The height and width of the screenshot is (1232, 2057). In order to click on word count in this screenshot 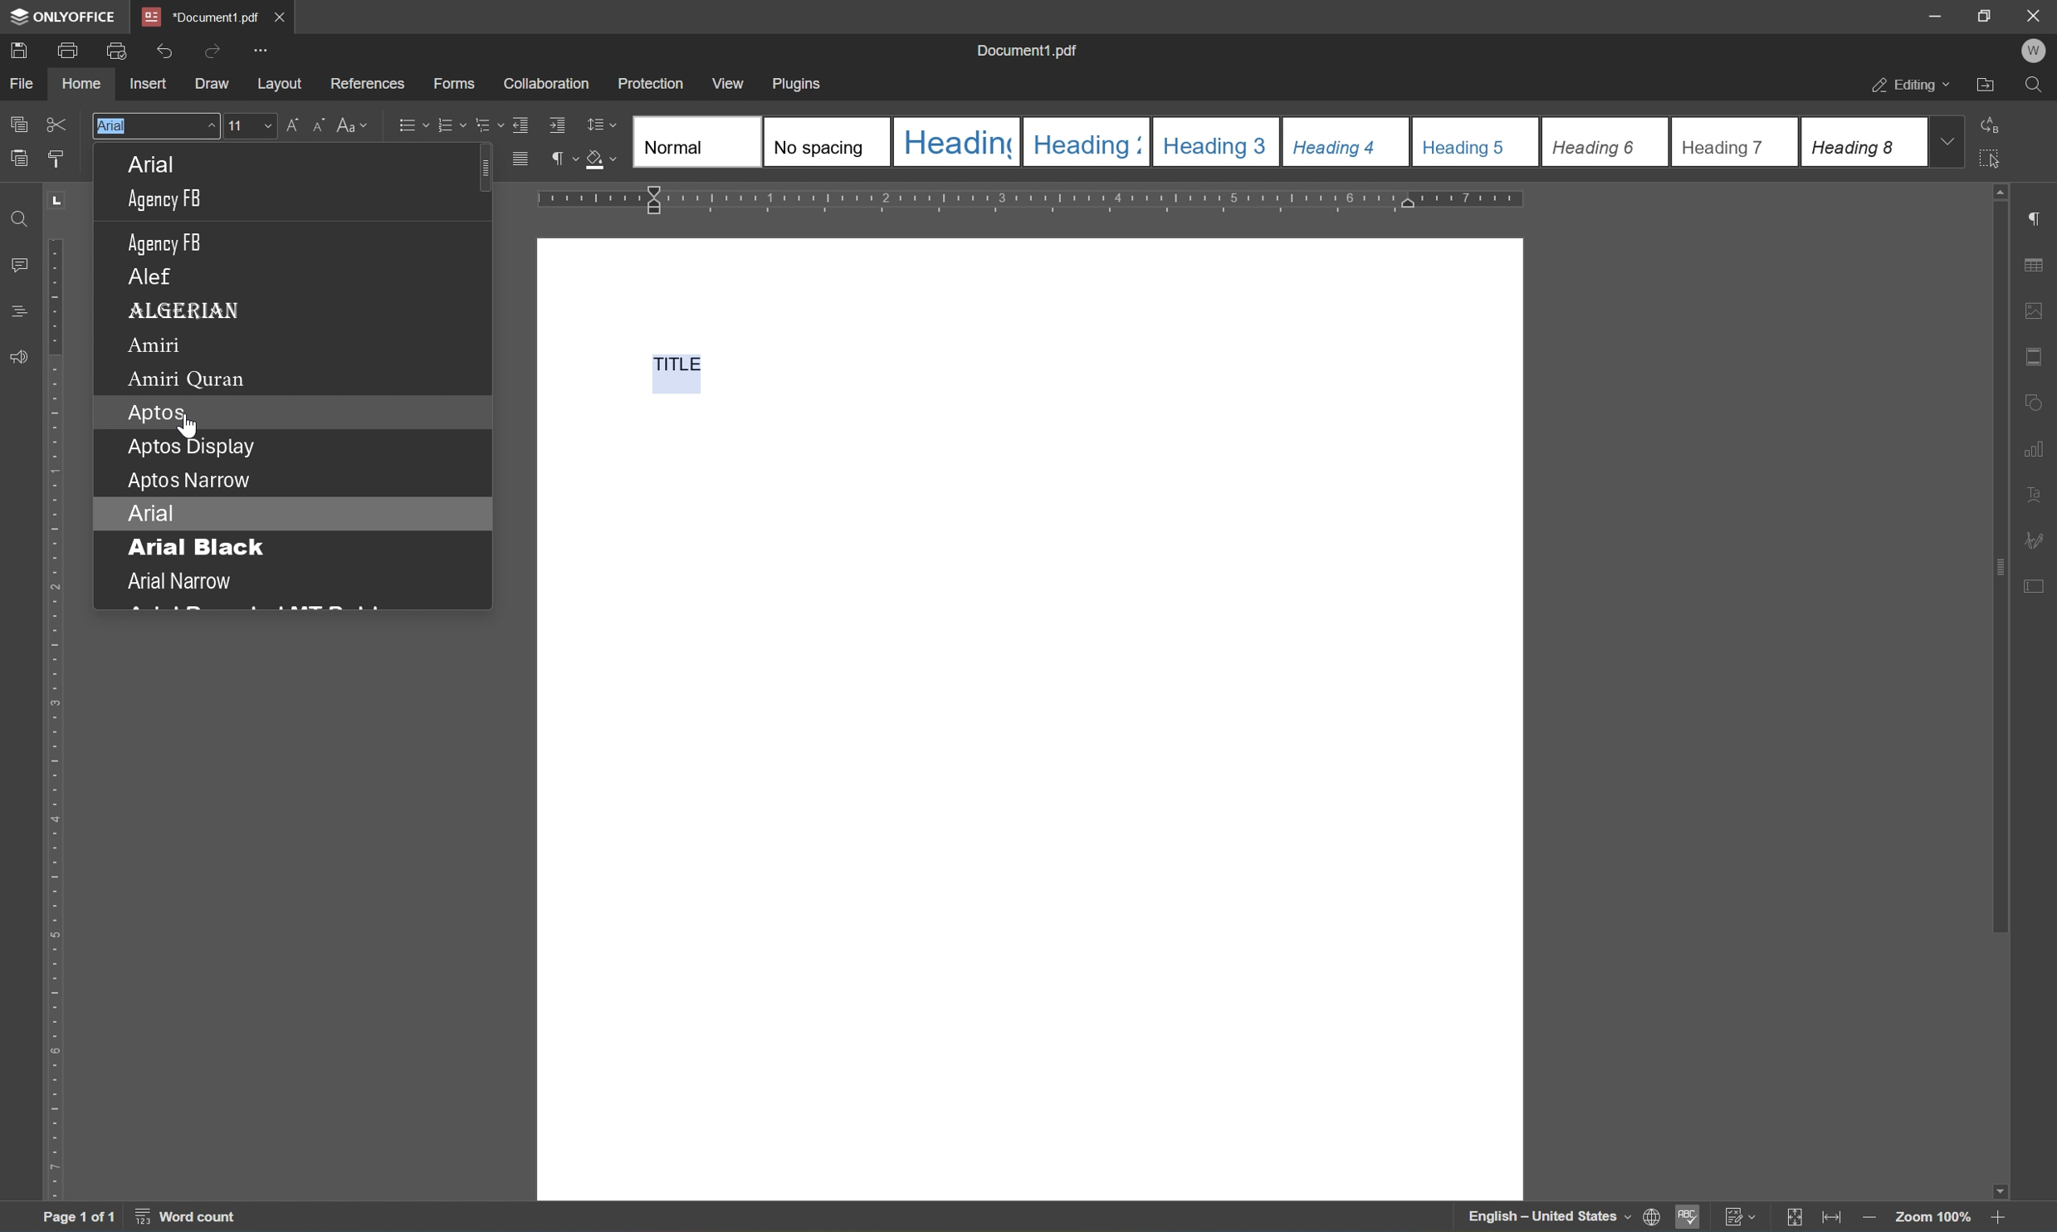, I will do `click(190, 1219)`.